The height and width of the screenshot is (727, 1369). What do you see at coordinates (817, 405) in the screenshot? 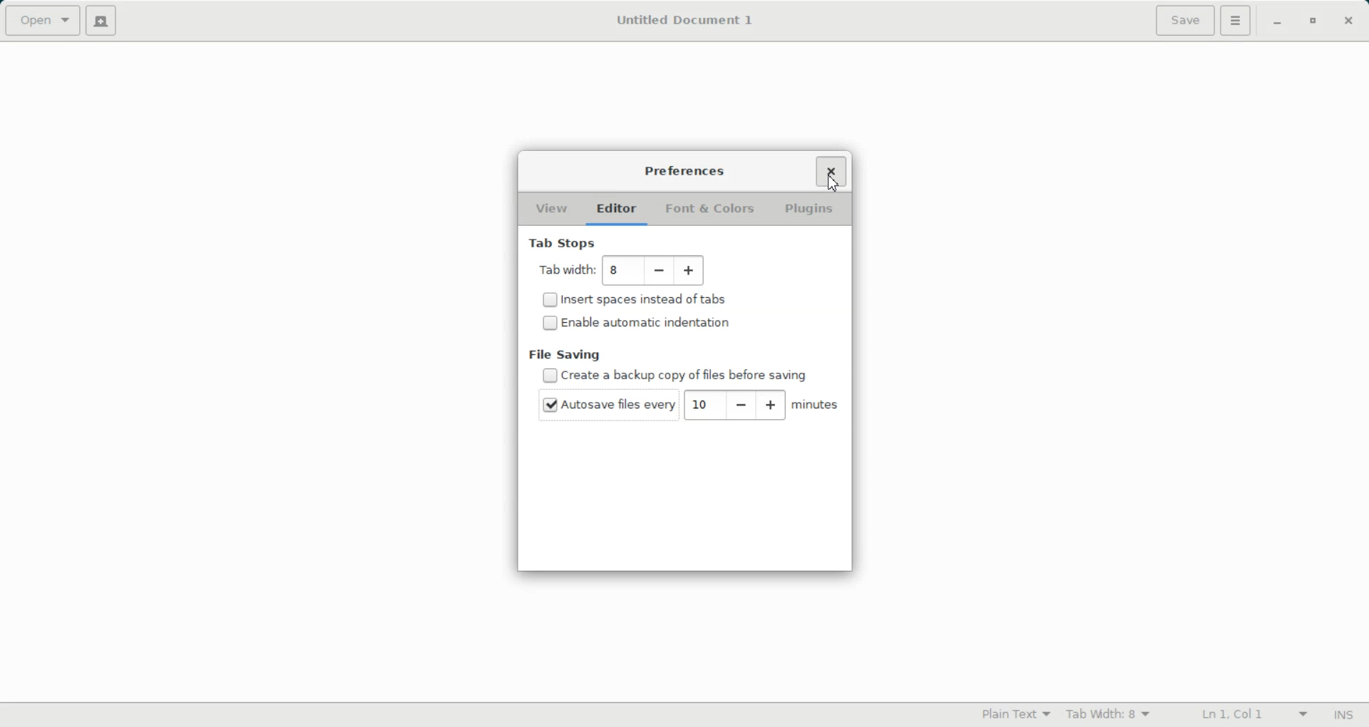
I see `minutes` at bounding box center [817, 405].